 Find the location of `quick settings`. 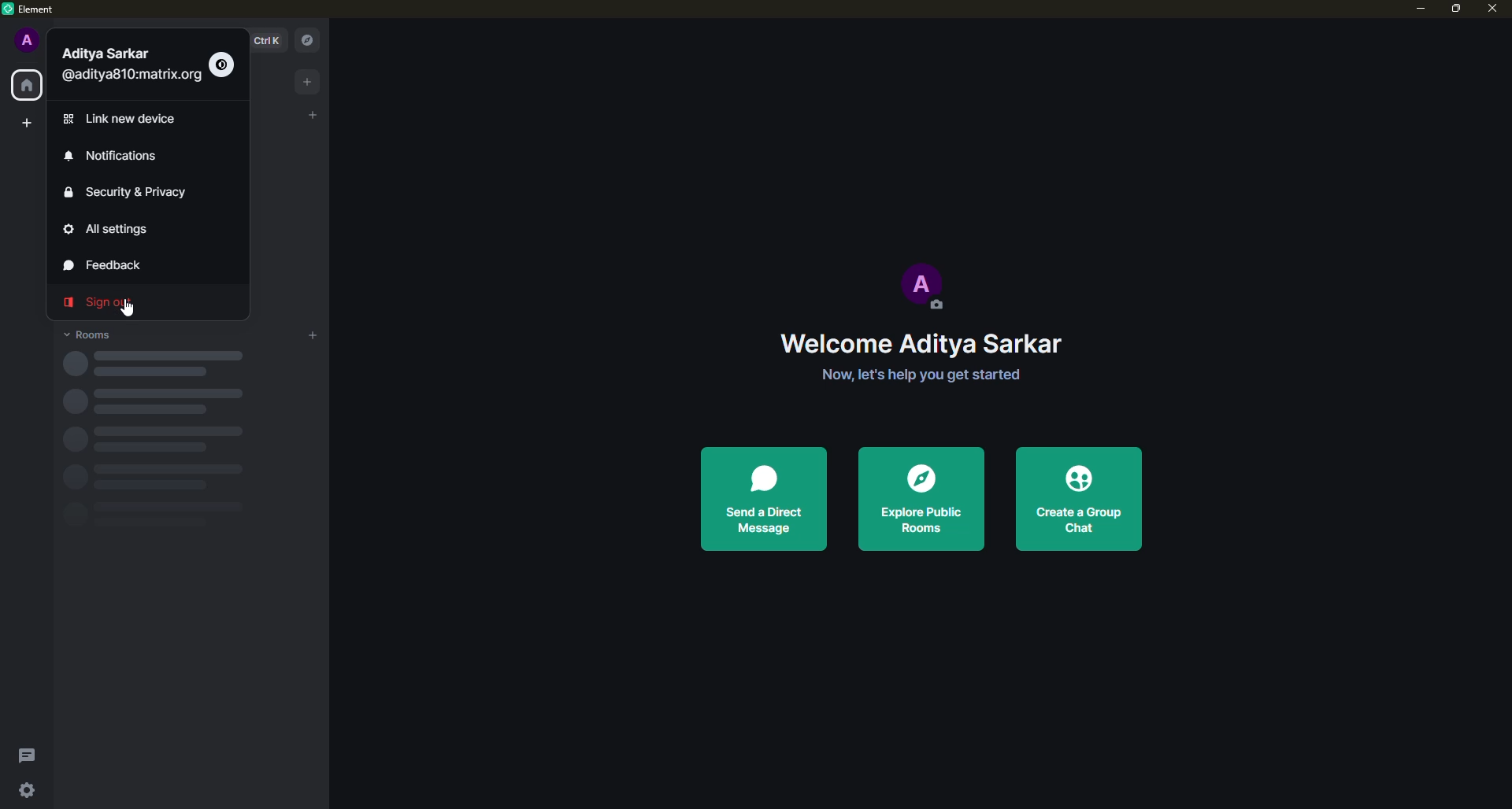

quick settings is located at coordinates (27, 789).